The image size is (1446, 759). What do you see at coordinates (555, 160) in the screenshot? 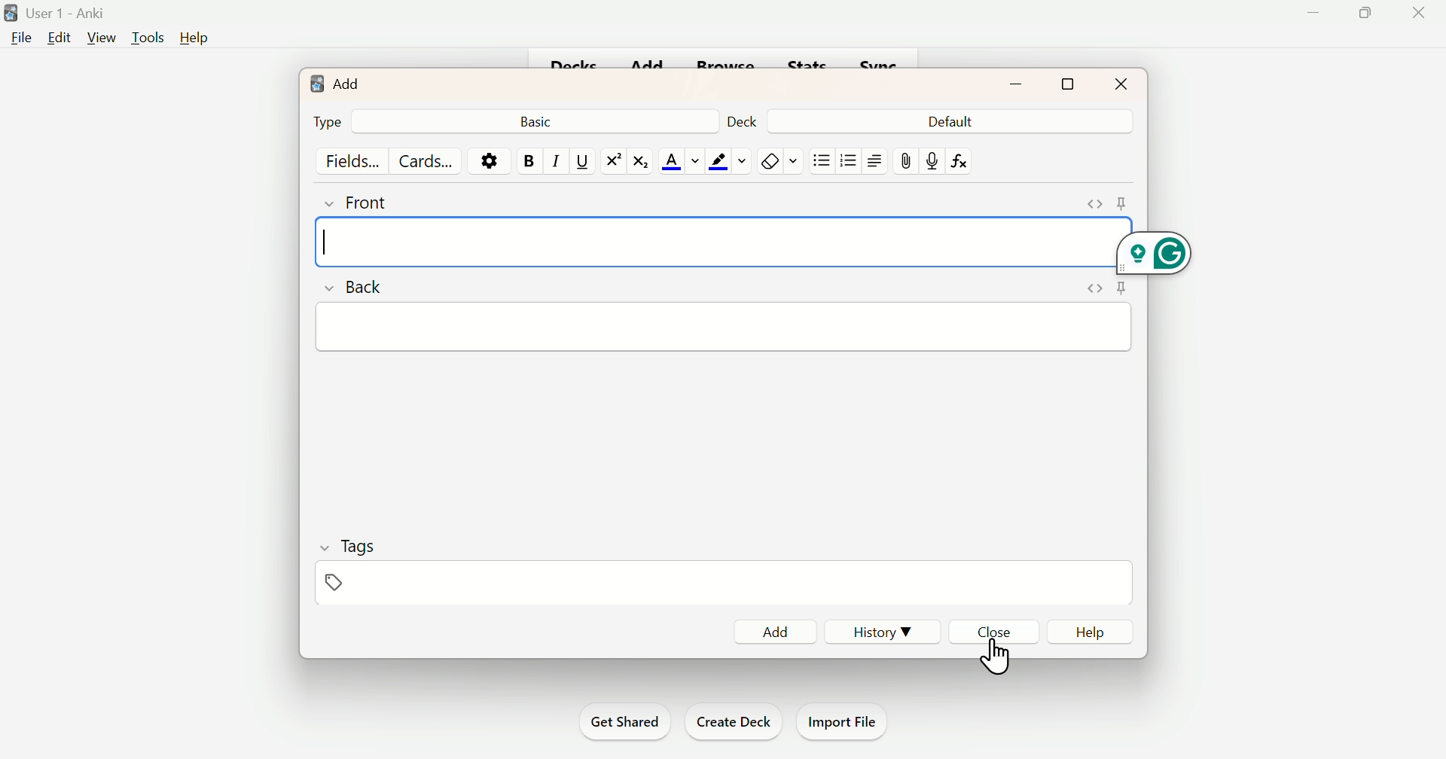
I see `Italiac` at bounding box center [555, 160].